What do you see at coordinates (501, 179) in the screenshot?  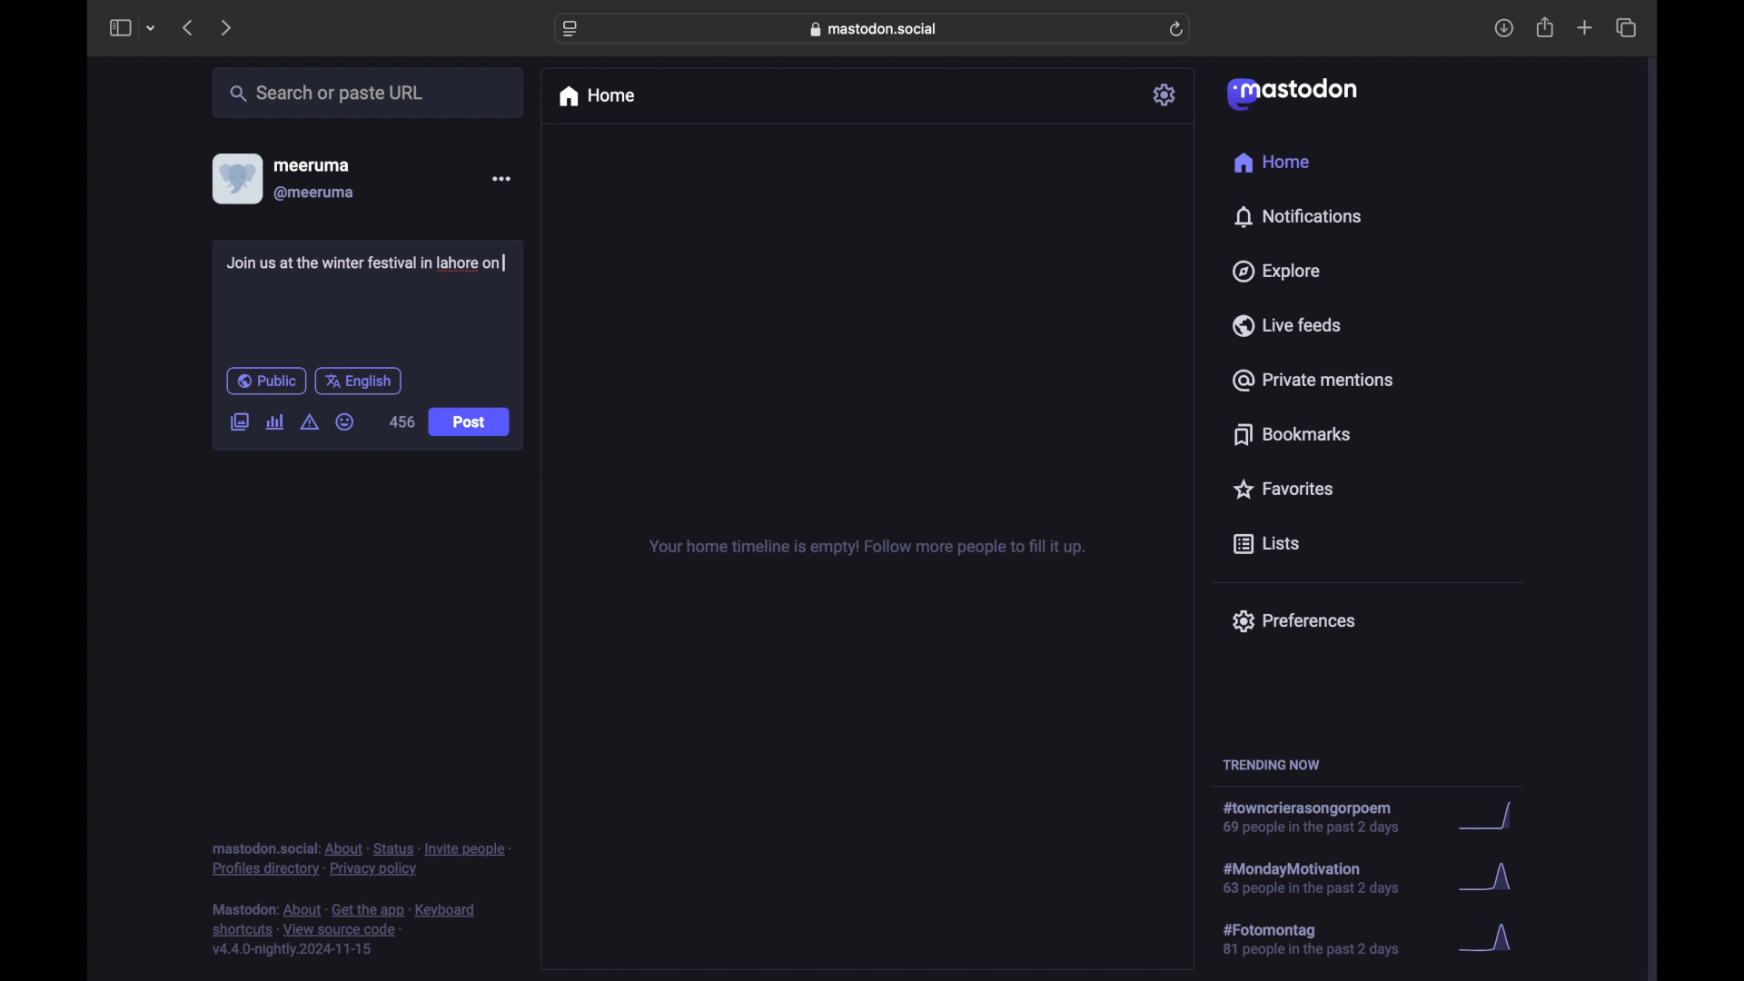 I see `more options` at bounding box center [501, 179].